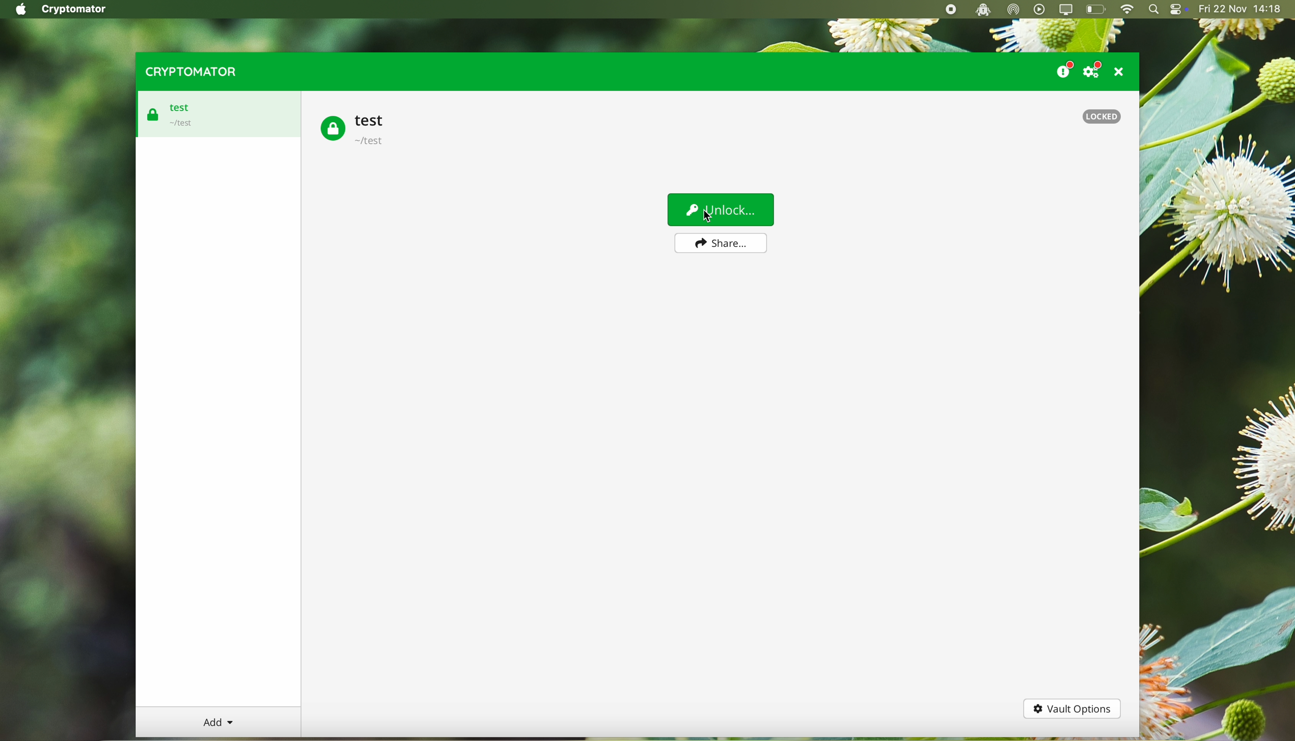 This screenshot has width=1295, height=741. What do you see at coordinates (1126, 10) in the screenshot?
I see `wifi` at bounding box center [1126, 10].